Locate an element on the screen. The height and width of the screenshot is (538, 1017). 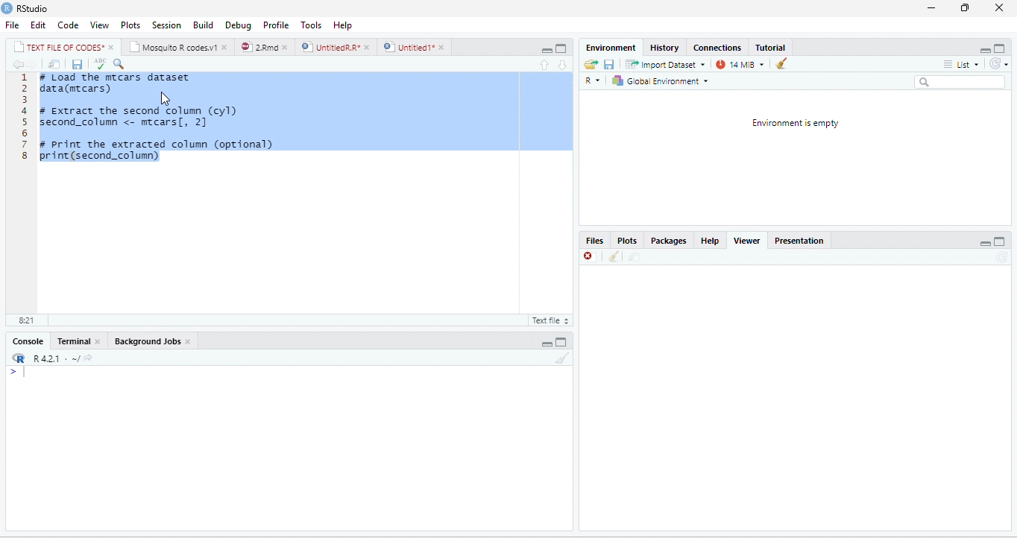
downward is located at coordinates (563, 65).